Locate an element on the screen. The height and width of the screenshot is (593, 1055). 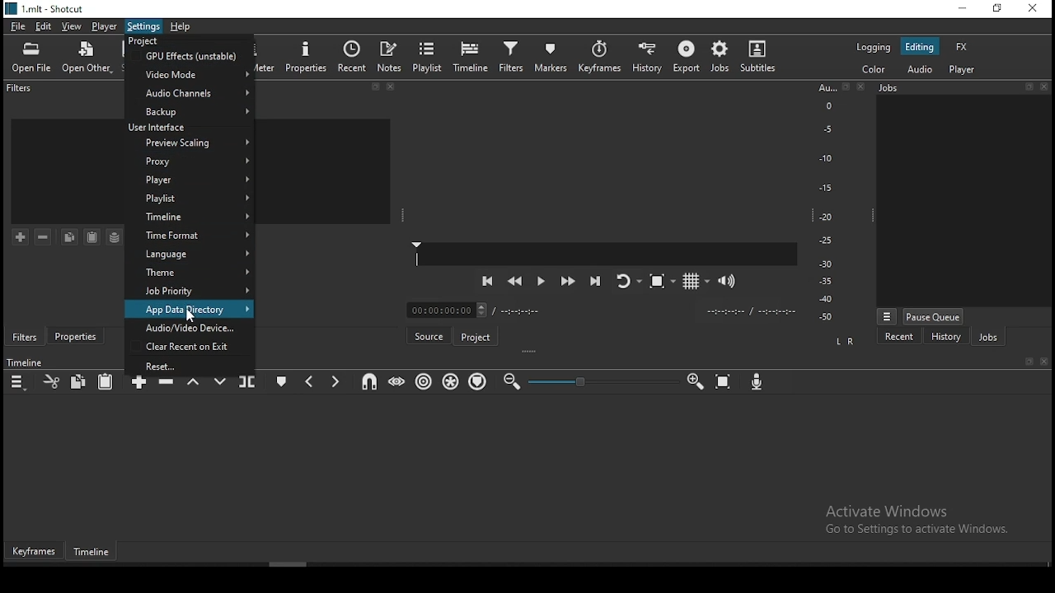
Timer is located at coordinates (603, 310).